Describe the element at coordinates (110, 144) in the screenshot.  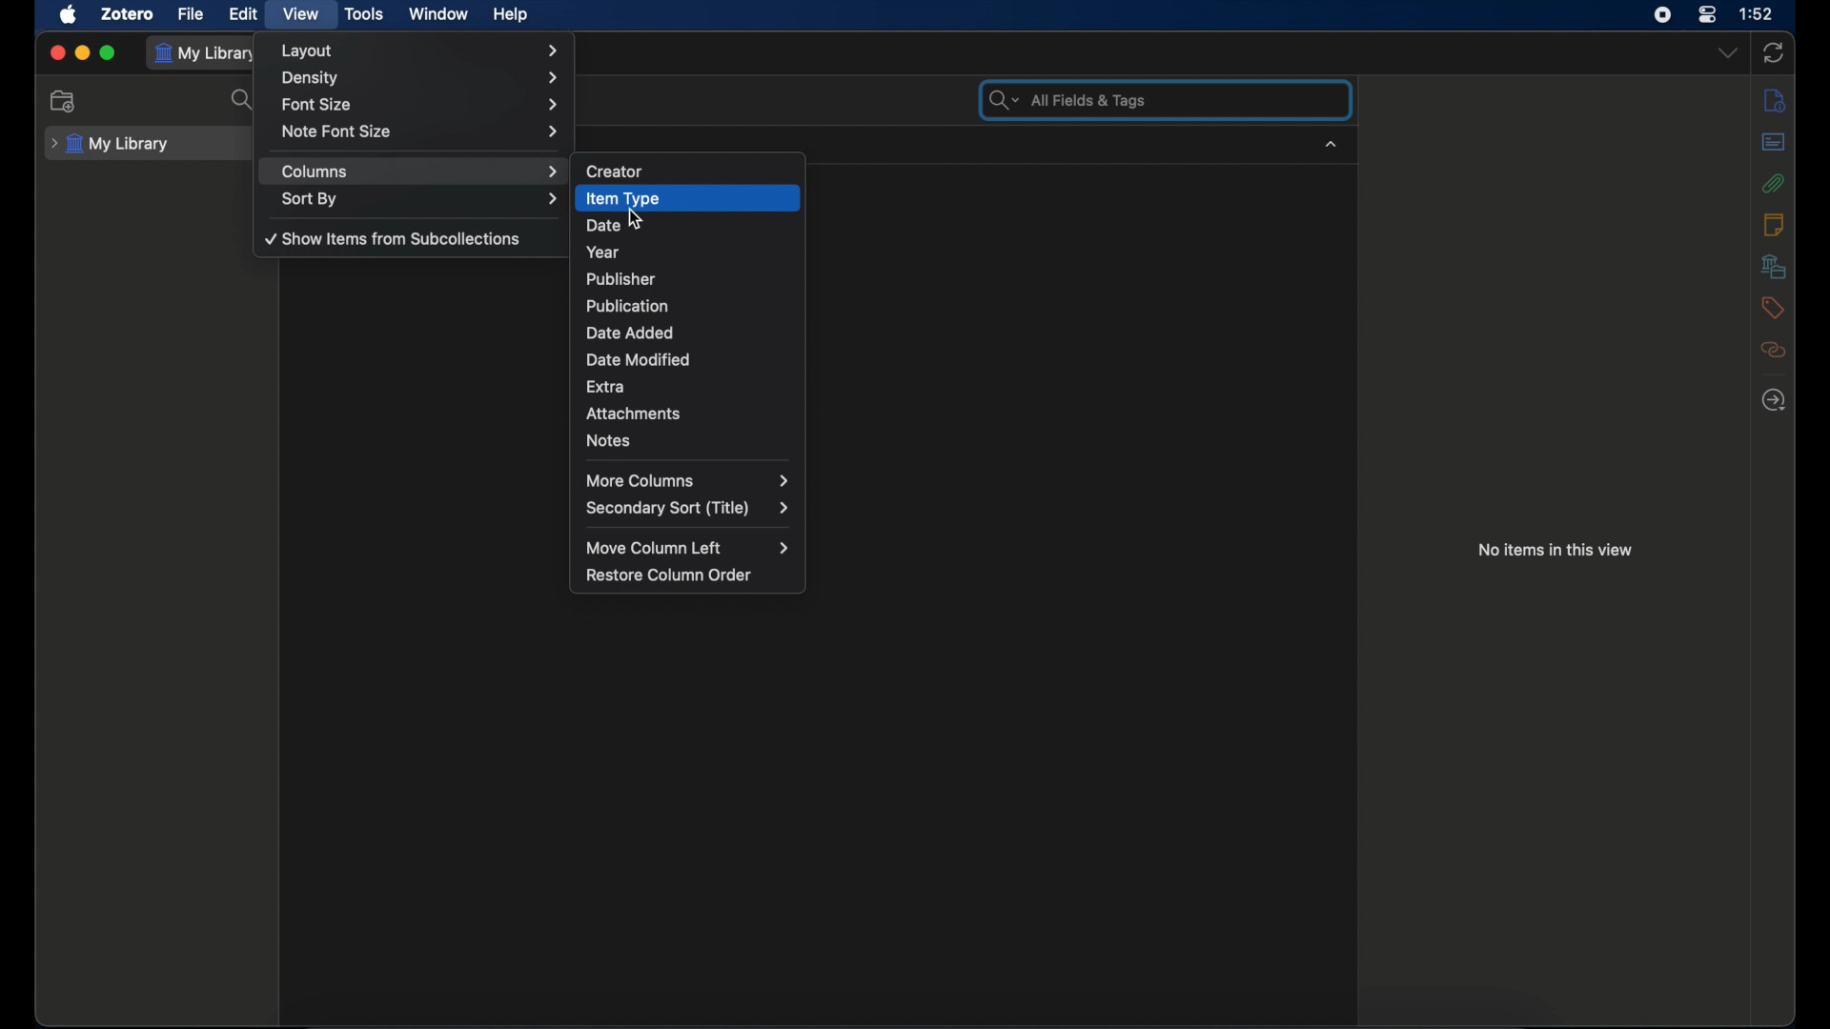
I see `my library` at that location.